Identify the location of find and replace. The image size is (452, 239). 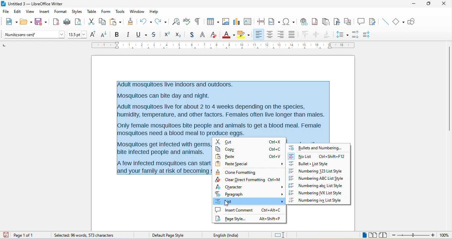
(176, 21).